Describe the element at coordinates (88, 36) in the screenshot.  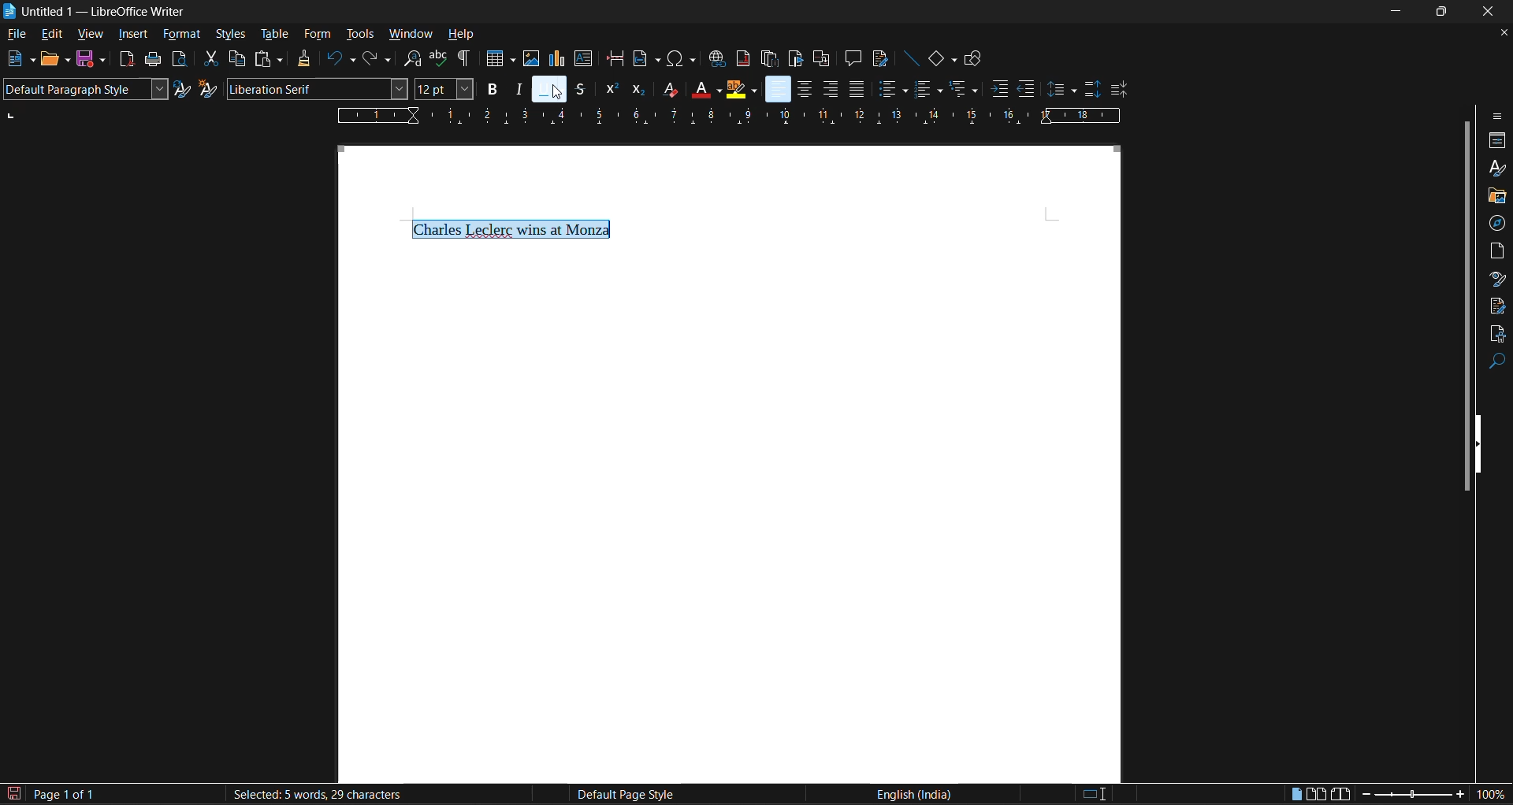
I see `view` at that location.